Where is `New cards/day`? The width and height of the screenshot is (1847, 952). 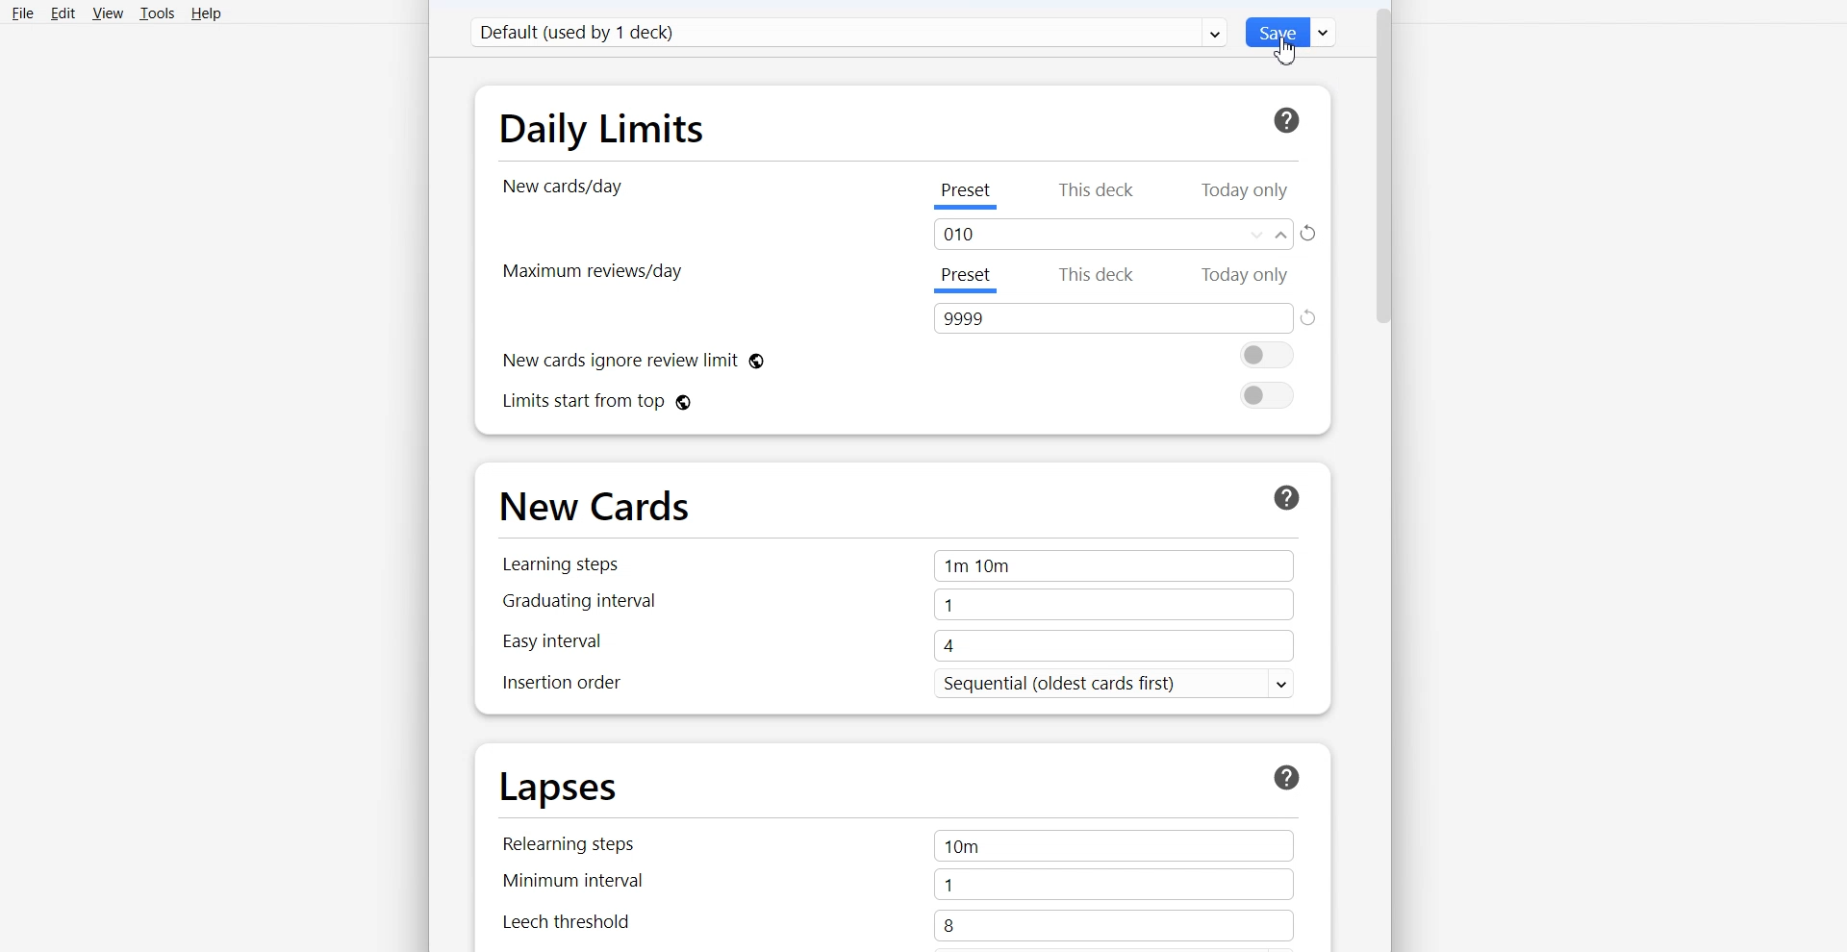 New cards/day is located at coordinates (565, 188).